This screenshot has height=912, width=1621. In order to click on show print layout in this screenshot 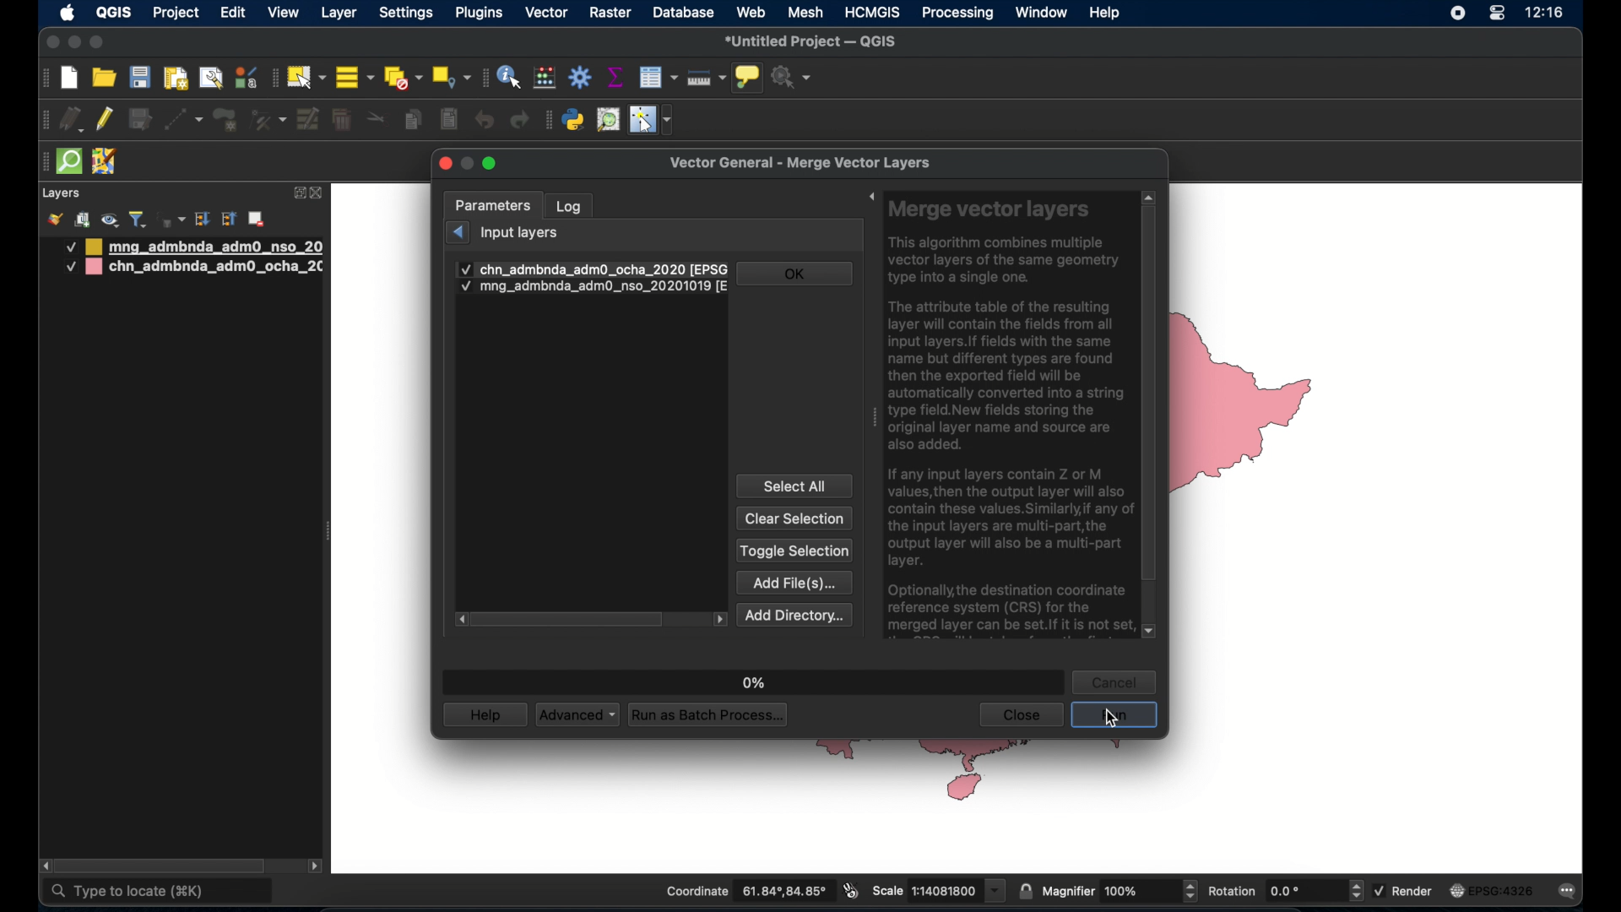, I will do `click(174, 78)`.